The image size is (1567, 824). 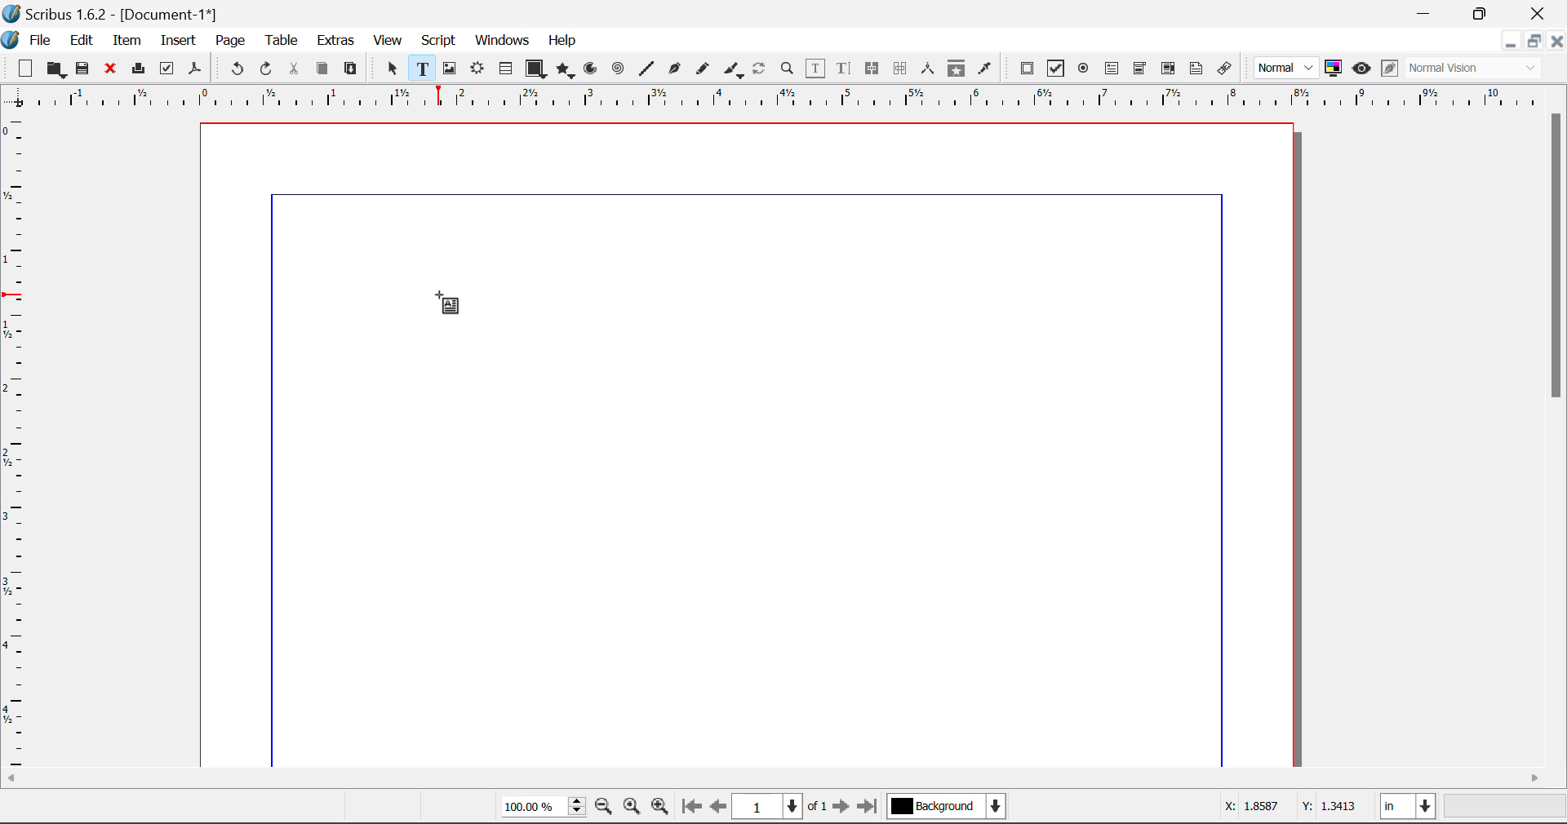 What do you see at coordinates (82, 39) in the screenshot?
I see `Edit` at bounding box center [82, 39].